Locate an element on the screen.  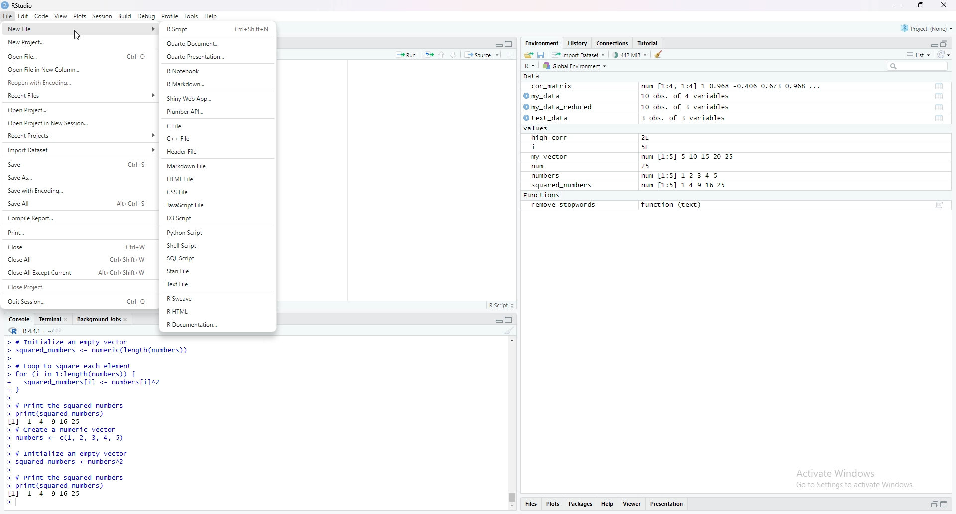
Tutorials is located at coordinates (649, 42).